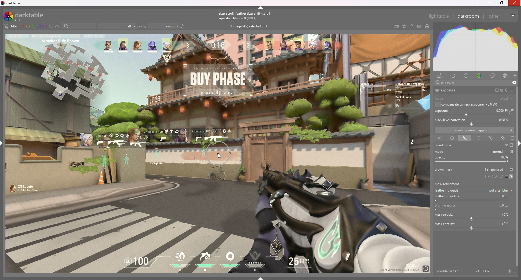  Describe the element at coordinates (447, 271) in the screenshot. I see `module order` at that location.